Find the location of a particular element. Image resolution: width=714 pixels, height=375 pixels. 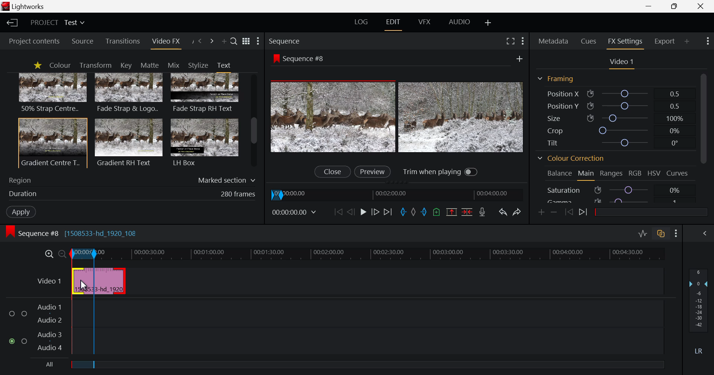

Full Screen is located at coordinates (511, 41).